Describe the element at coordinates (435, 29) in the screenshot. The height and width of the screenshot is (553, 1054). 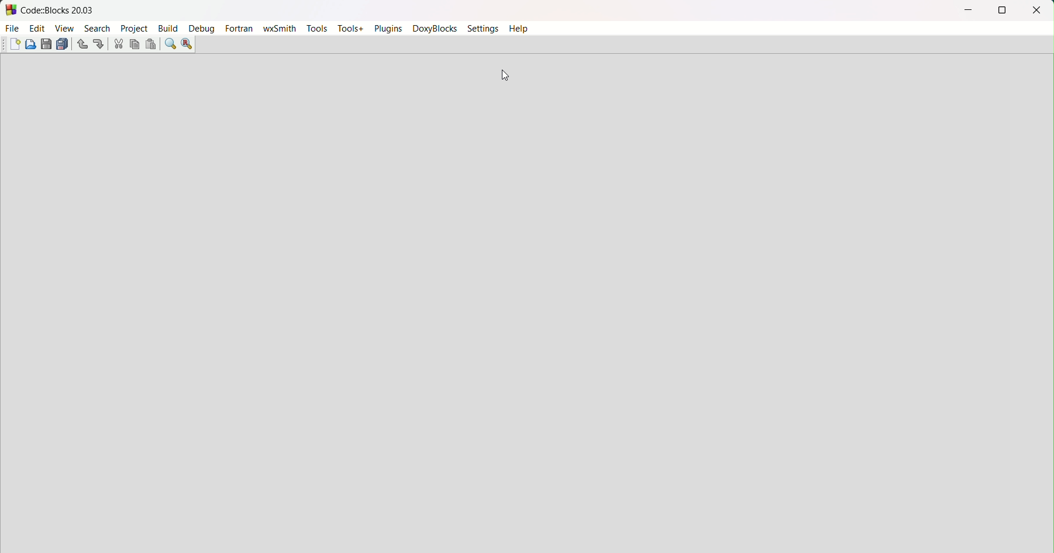
I see `doxyblocks` at that location.